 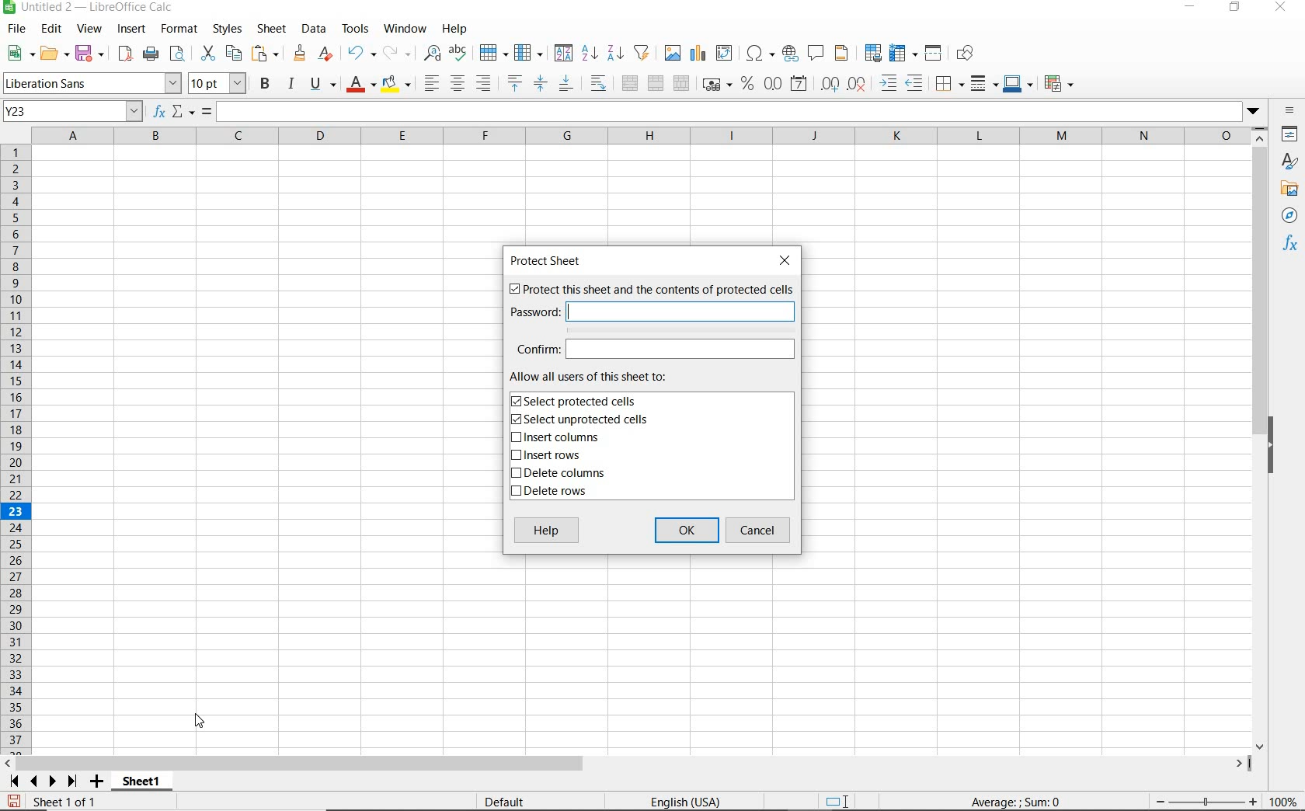 I want to click on STANDARD SELECTION, so click(x=838, y=802).